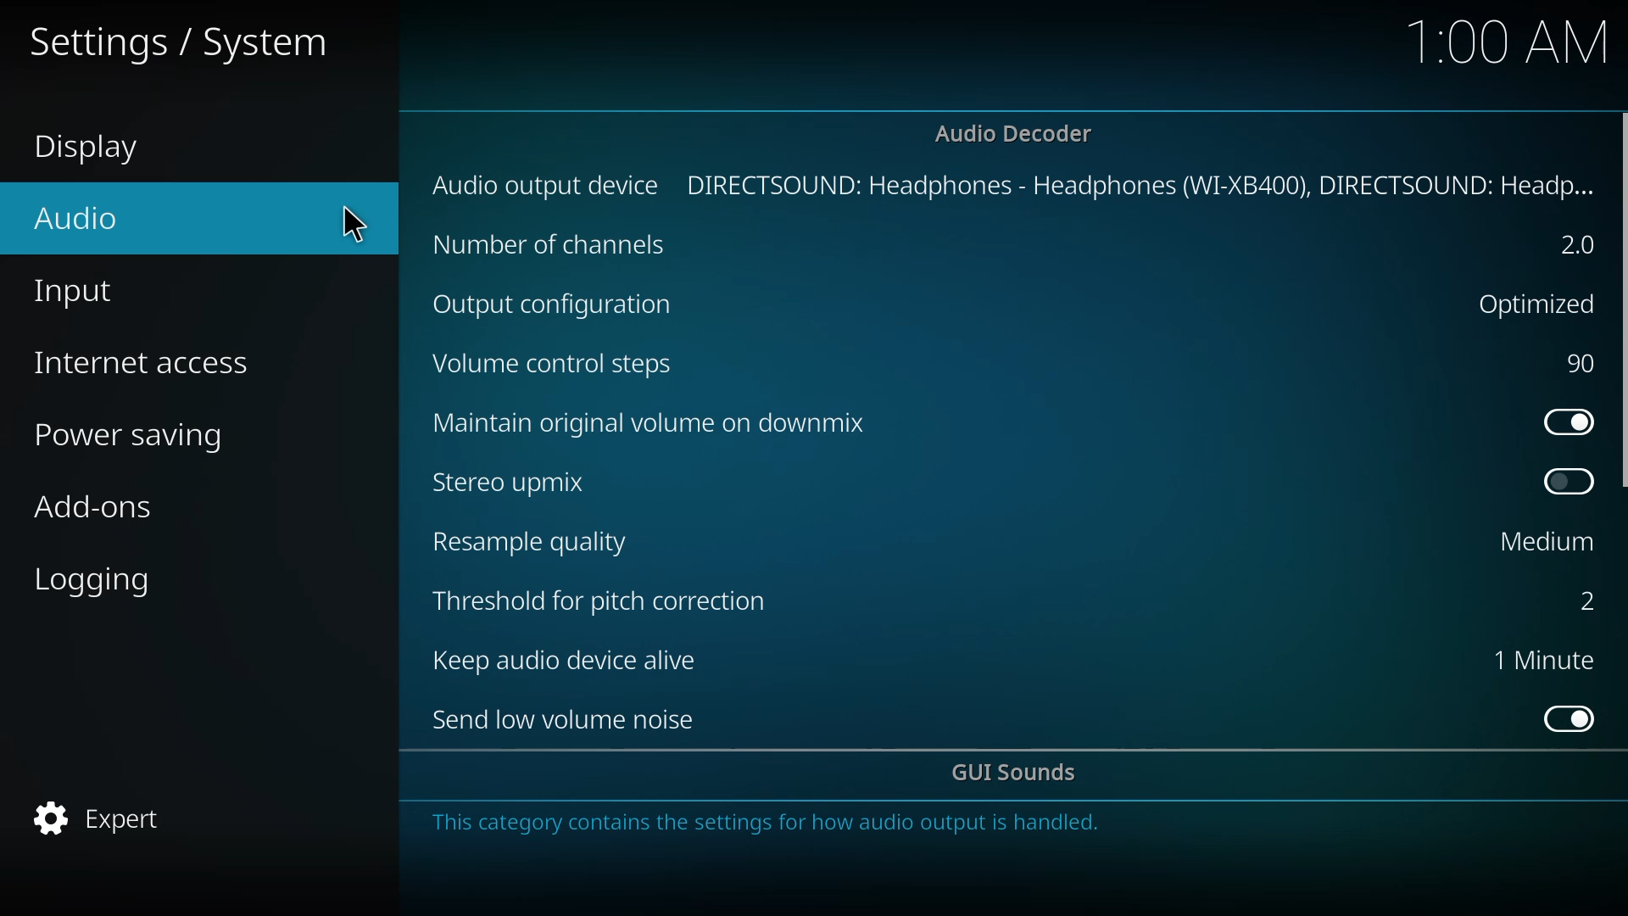  Describe the element at coordinates (532, 544) in the screenshot. I see `resample quality` at that location.